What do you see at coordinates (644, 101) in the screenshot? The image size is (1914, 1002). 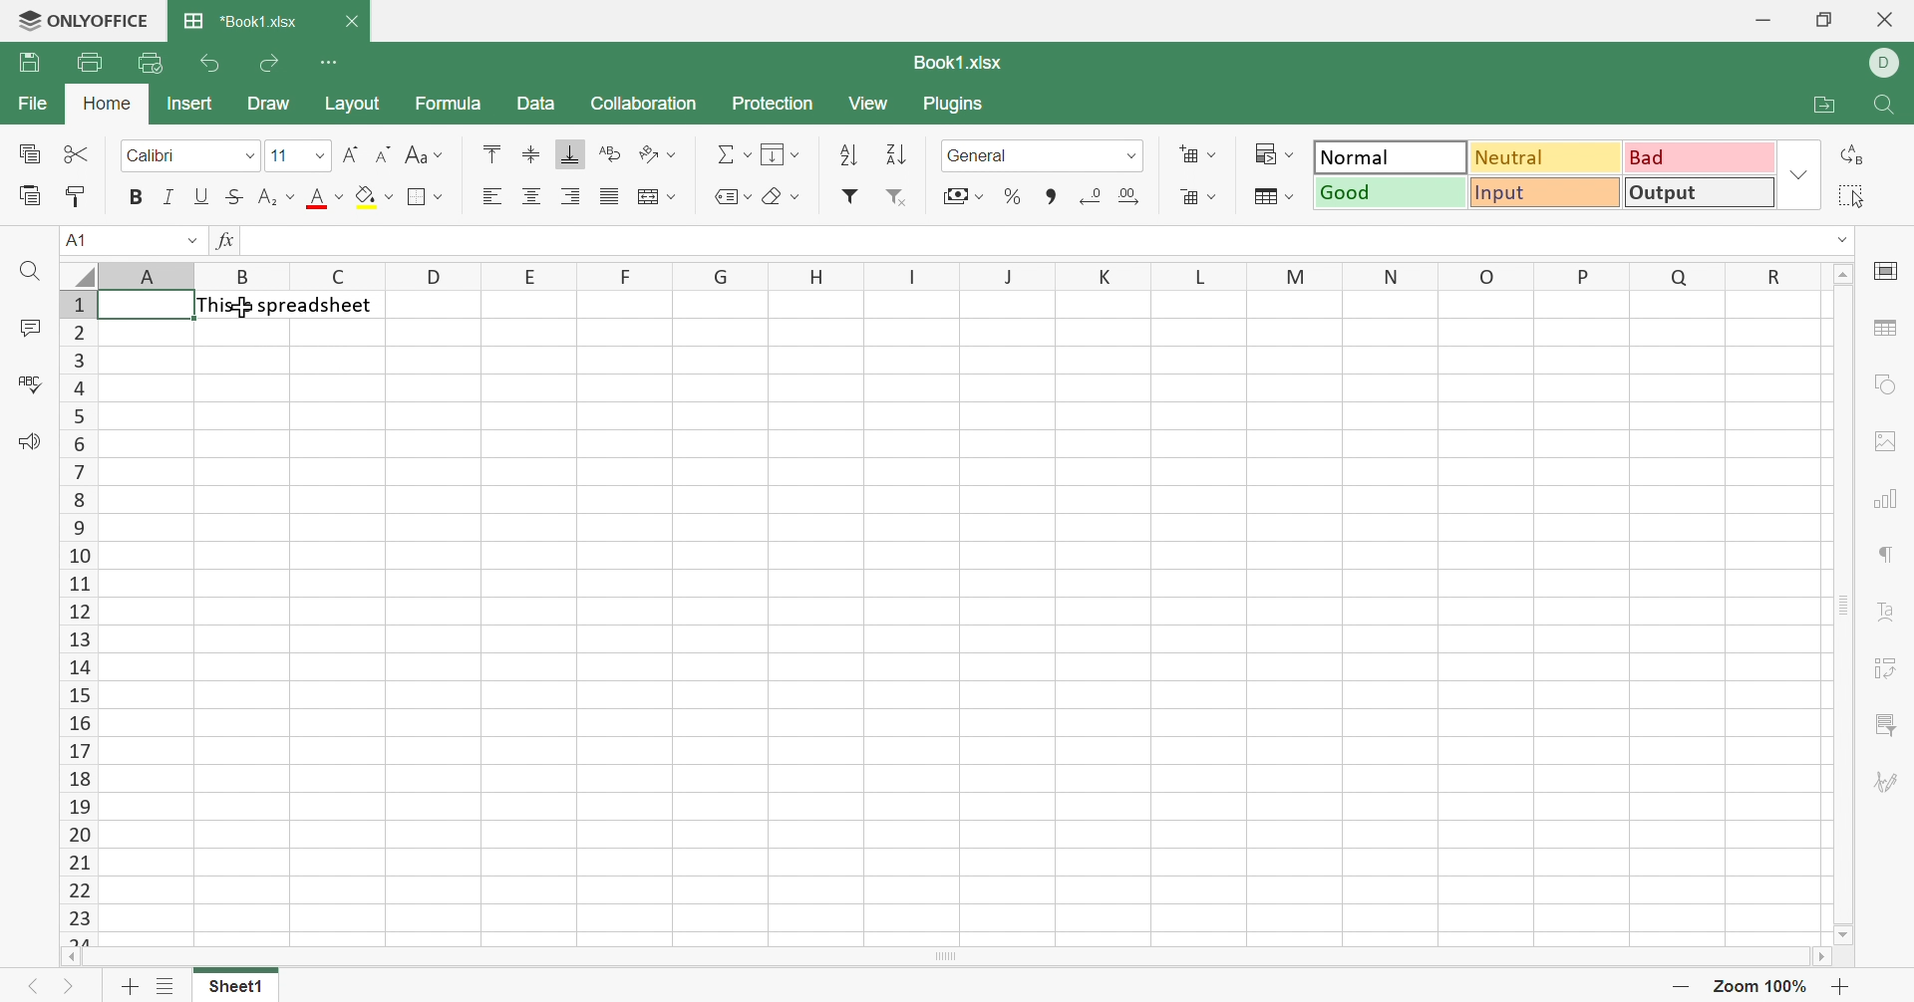 I see `Collaboration` at bounding box center [644, 101].